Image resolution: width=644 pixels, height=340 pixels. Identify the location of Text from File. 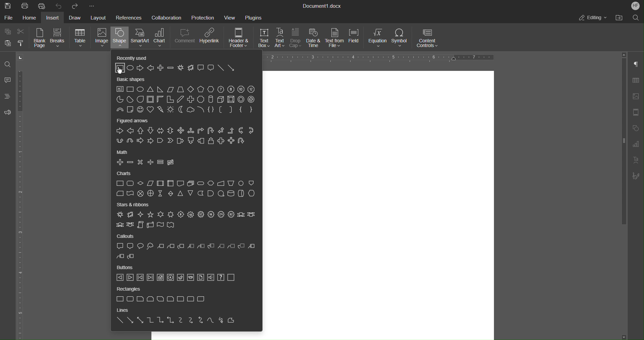
(335, 38).